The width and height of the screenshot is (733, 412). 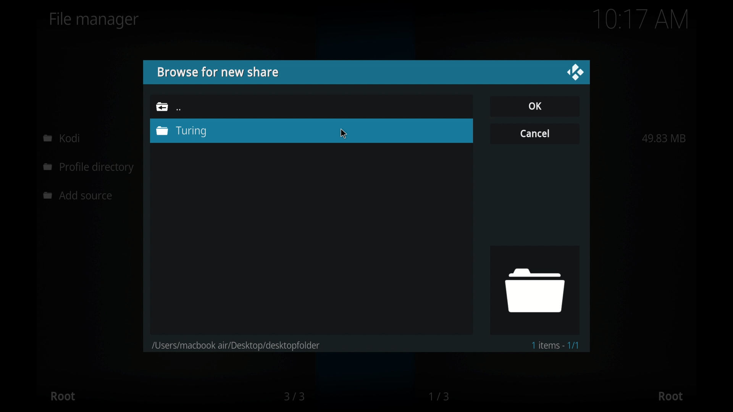 I want to click on 49.83 MB, so click(x=664, y=138).